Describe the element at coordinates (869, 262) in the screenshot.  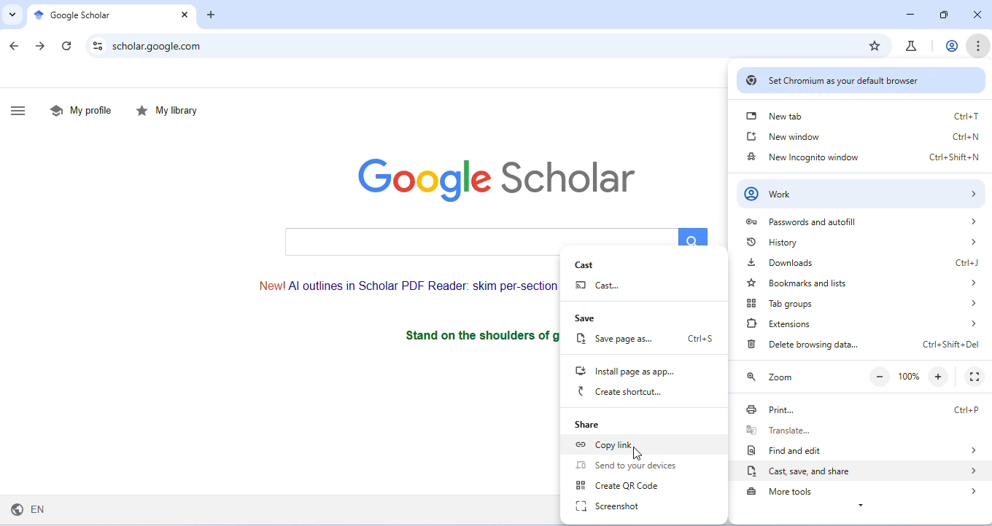
I see `downloads` at that location.